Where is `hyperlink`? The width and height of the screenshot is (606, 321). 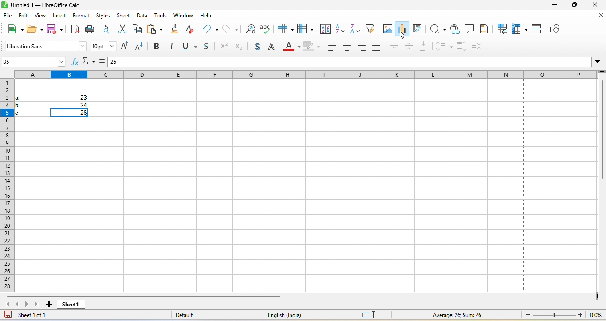 hyperlink is located at coordinates (456, 30).